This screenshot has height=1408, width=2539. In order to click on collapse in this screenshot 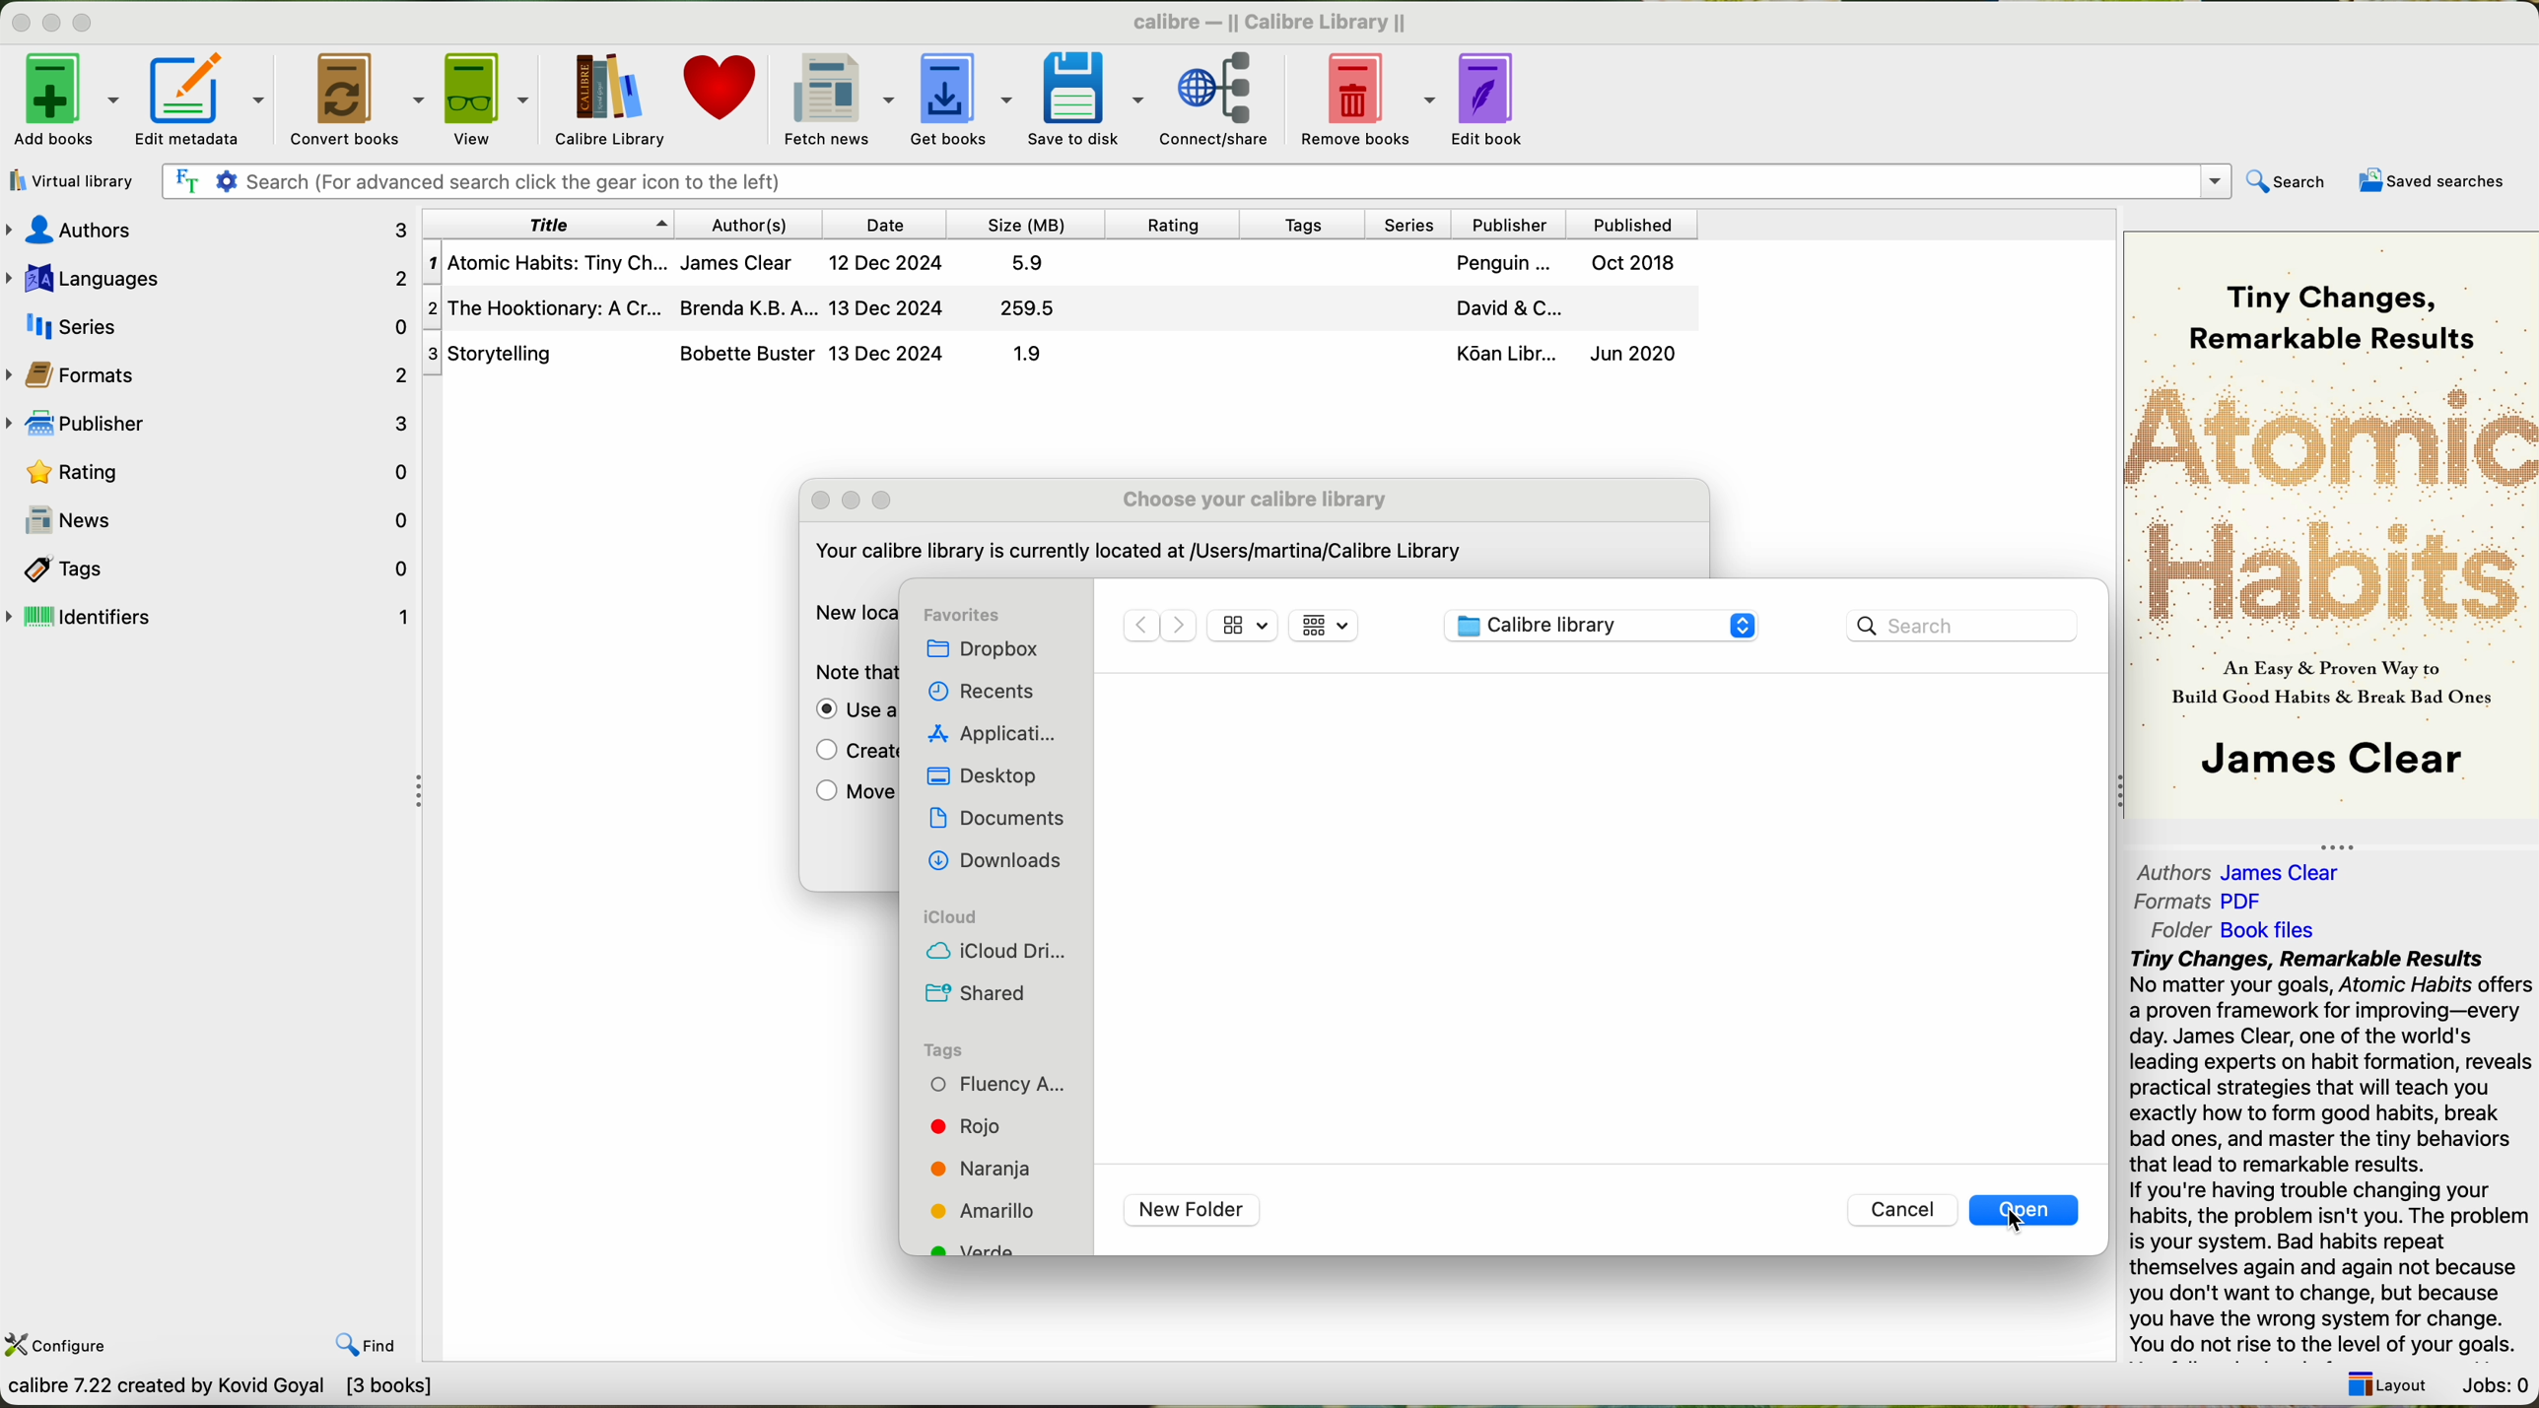, I will do `click(2348, 841)`.